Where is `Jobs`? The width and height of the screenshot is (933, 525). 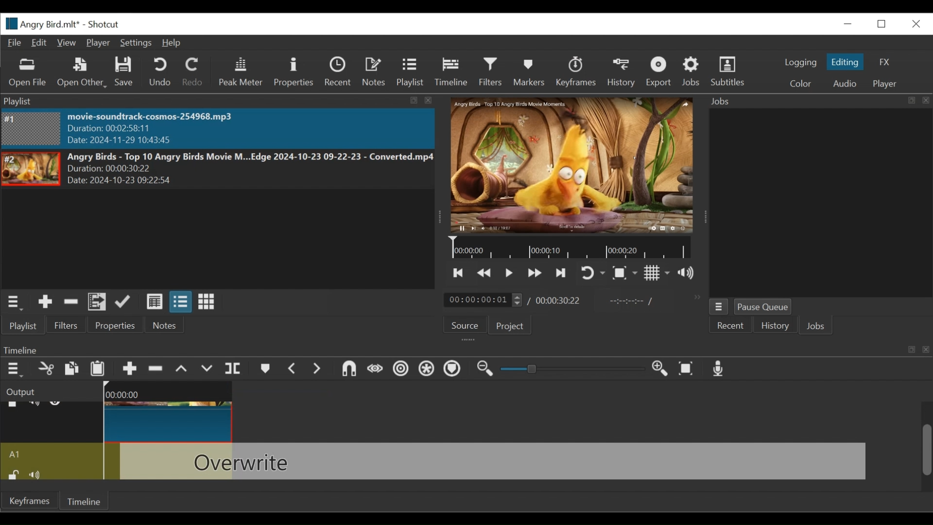
Jobs is located at coordinates (692, 73).